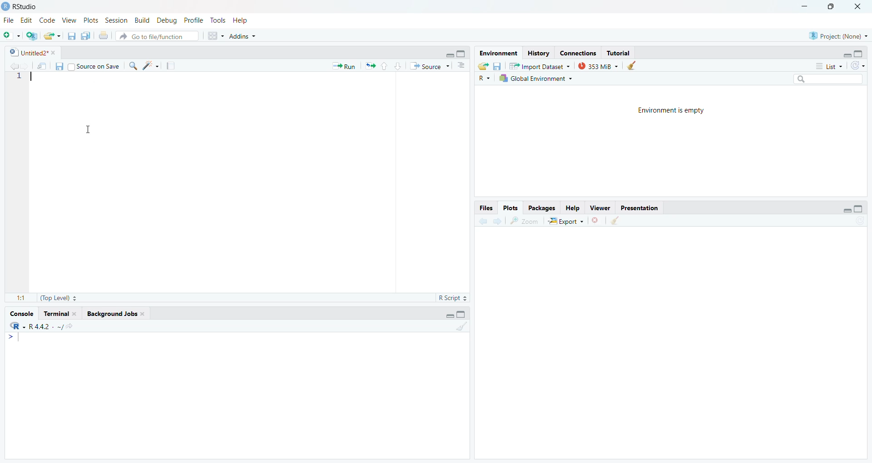  Describe the element at coordinates (617, 222) in the screenshot. I see `clear all plots` at that location.